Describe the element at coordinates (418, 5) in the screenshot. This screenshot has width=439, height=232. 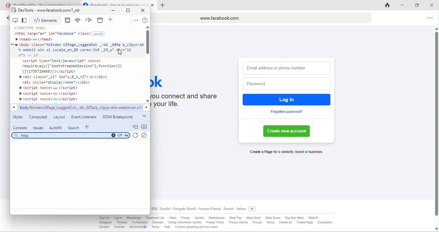
I see `maximize` at that location.